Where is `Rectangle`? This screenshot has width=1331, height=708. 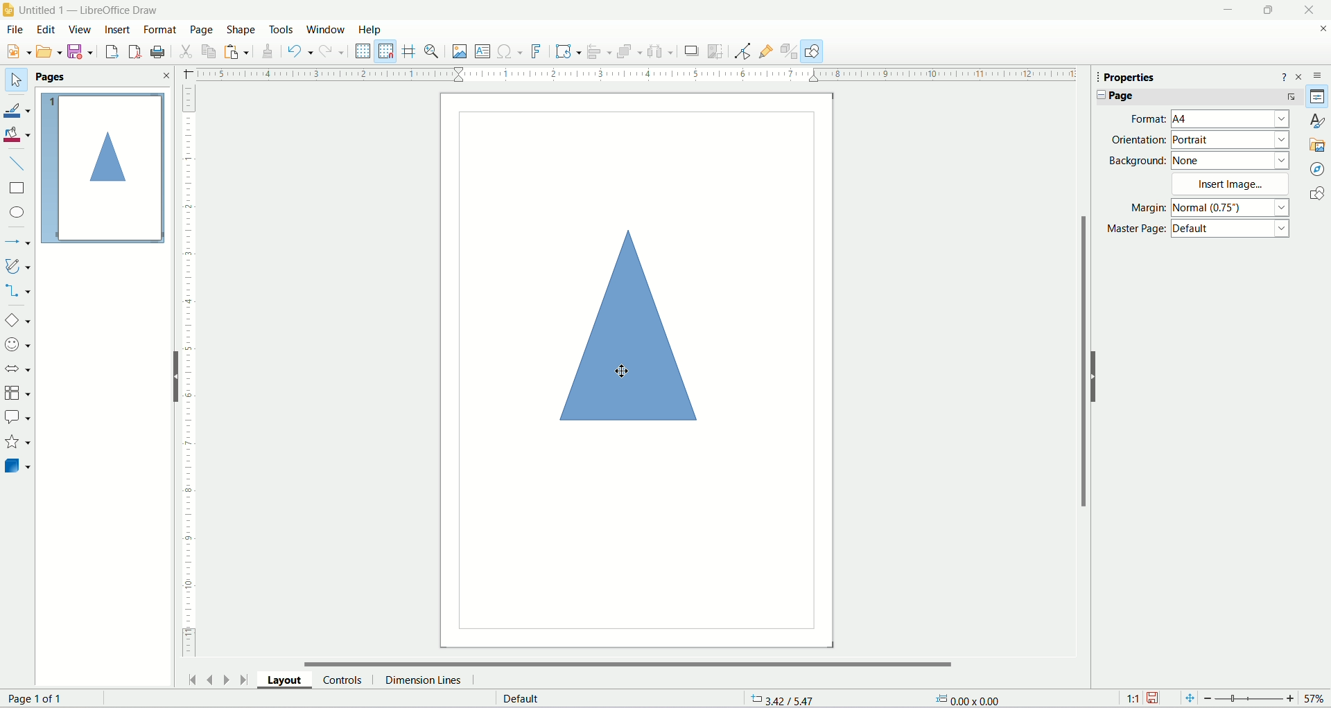 Rectangle is located at coordinates (17, 188).